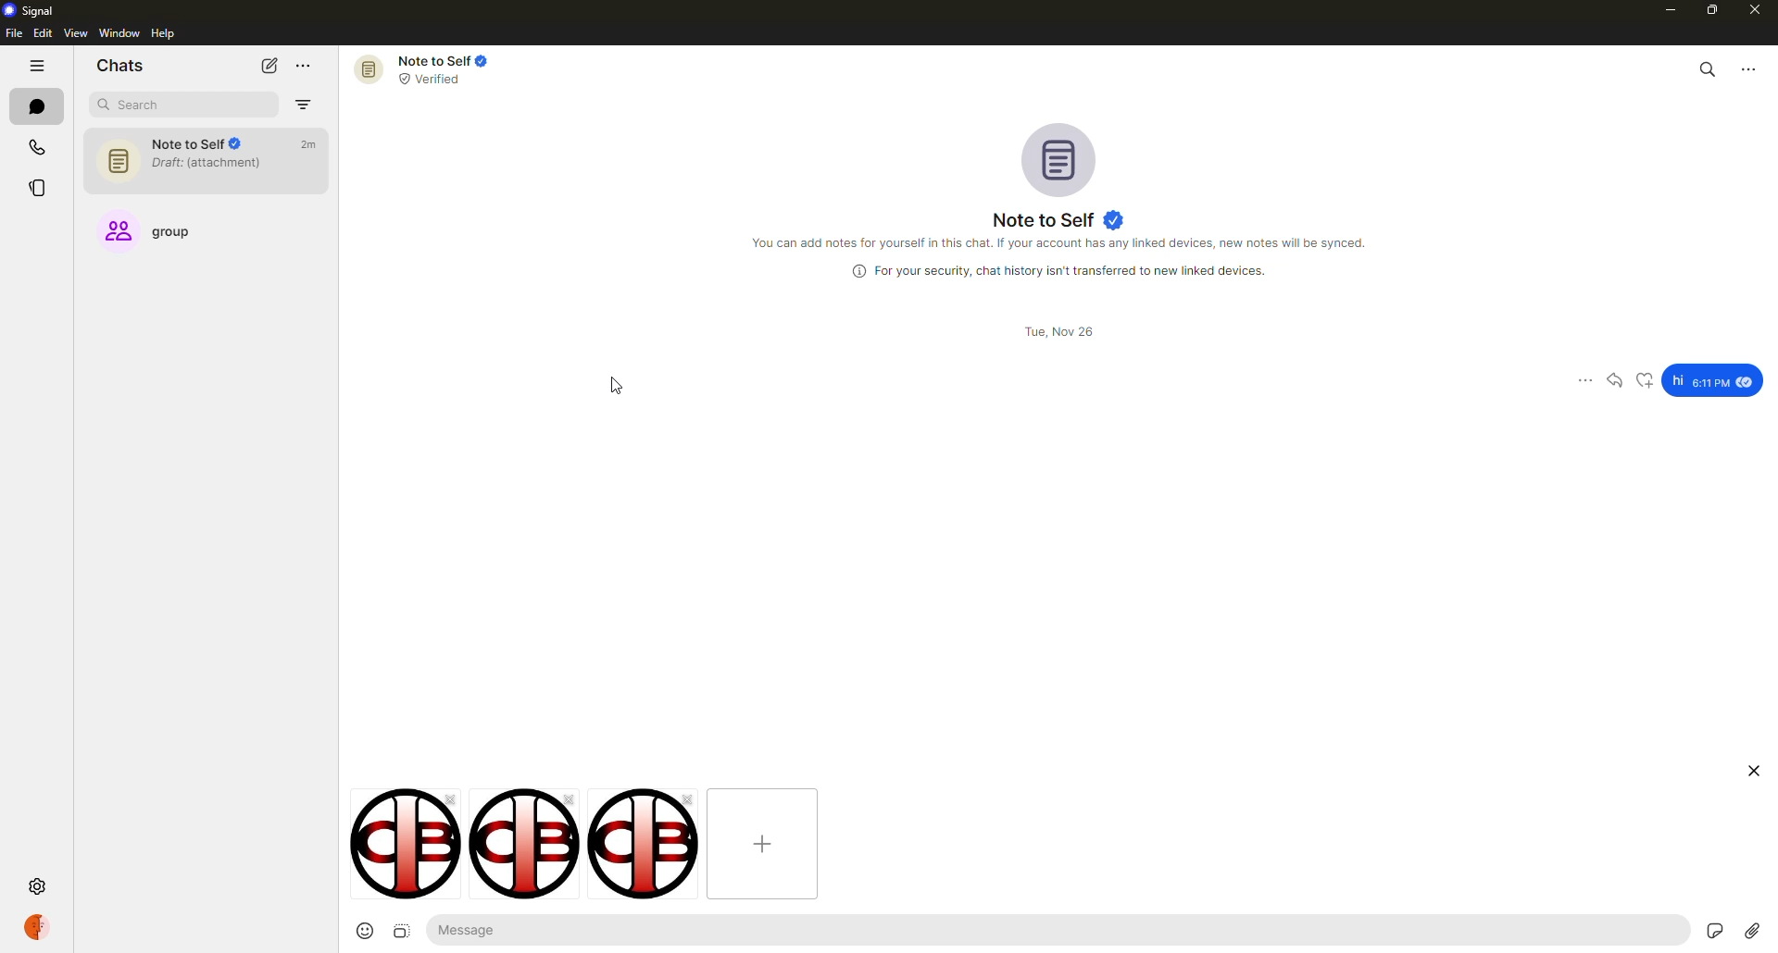 This screenshot has height=953, width=1778. I want to click on note to self, so click(428, 68).